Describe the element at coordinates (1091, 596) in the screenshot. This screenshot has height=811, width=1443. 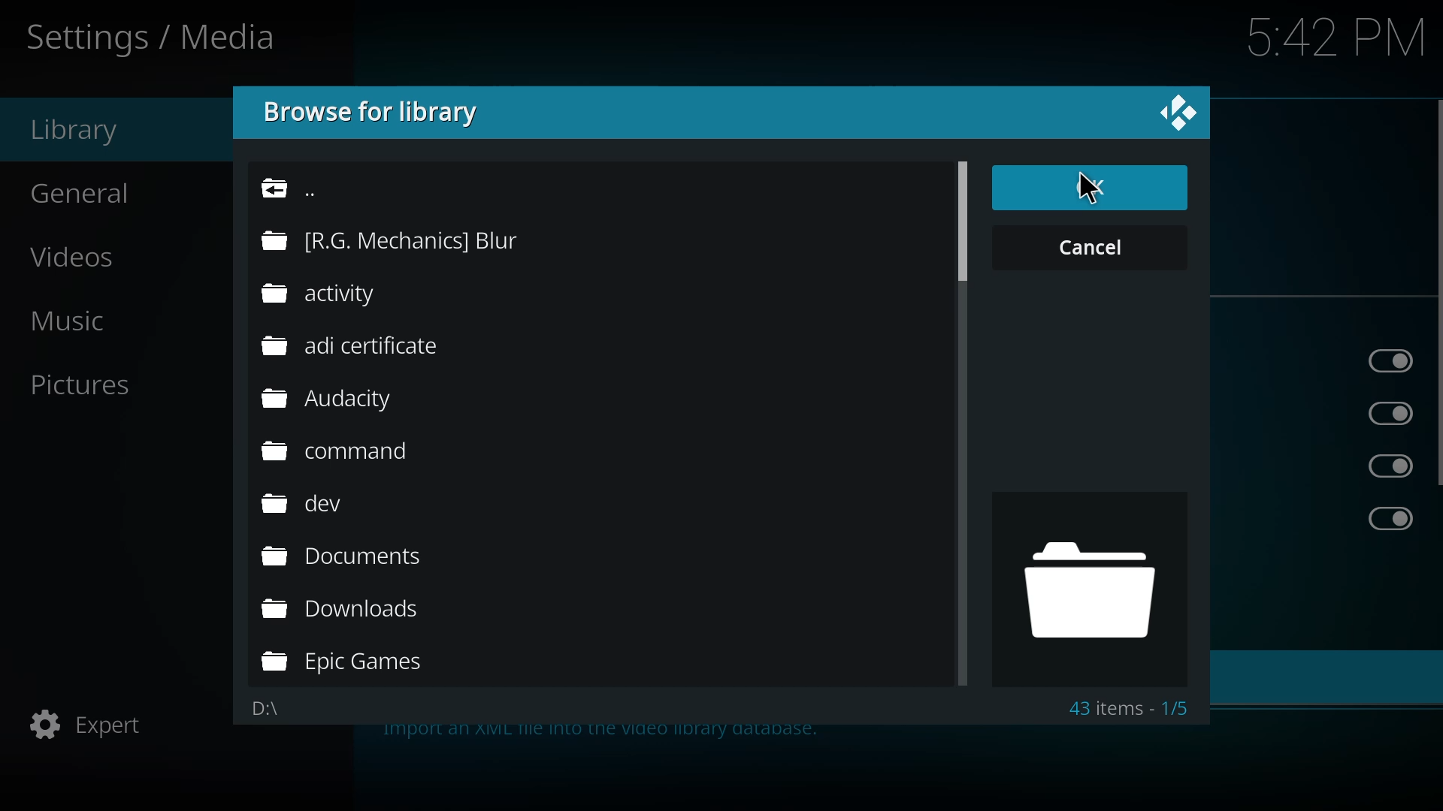
I see `folder` at that location.